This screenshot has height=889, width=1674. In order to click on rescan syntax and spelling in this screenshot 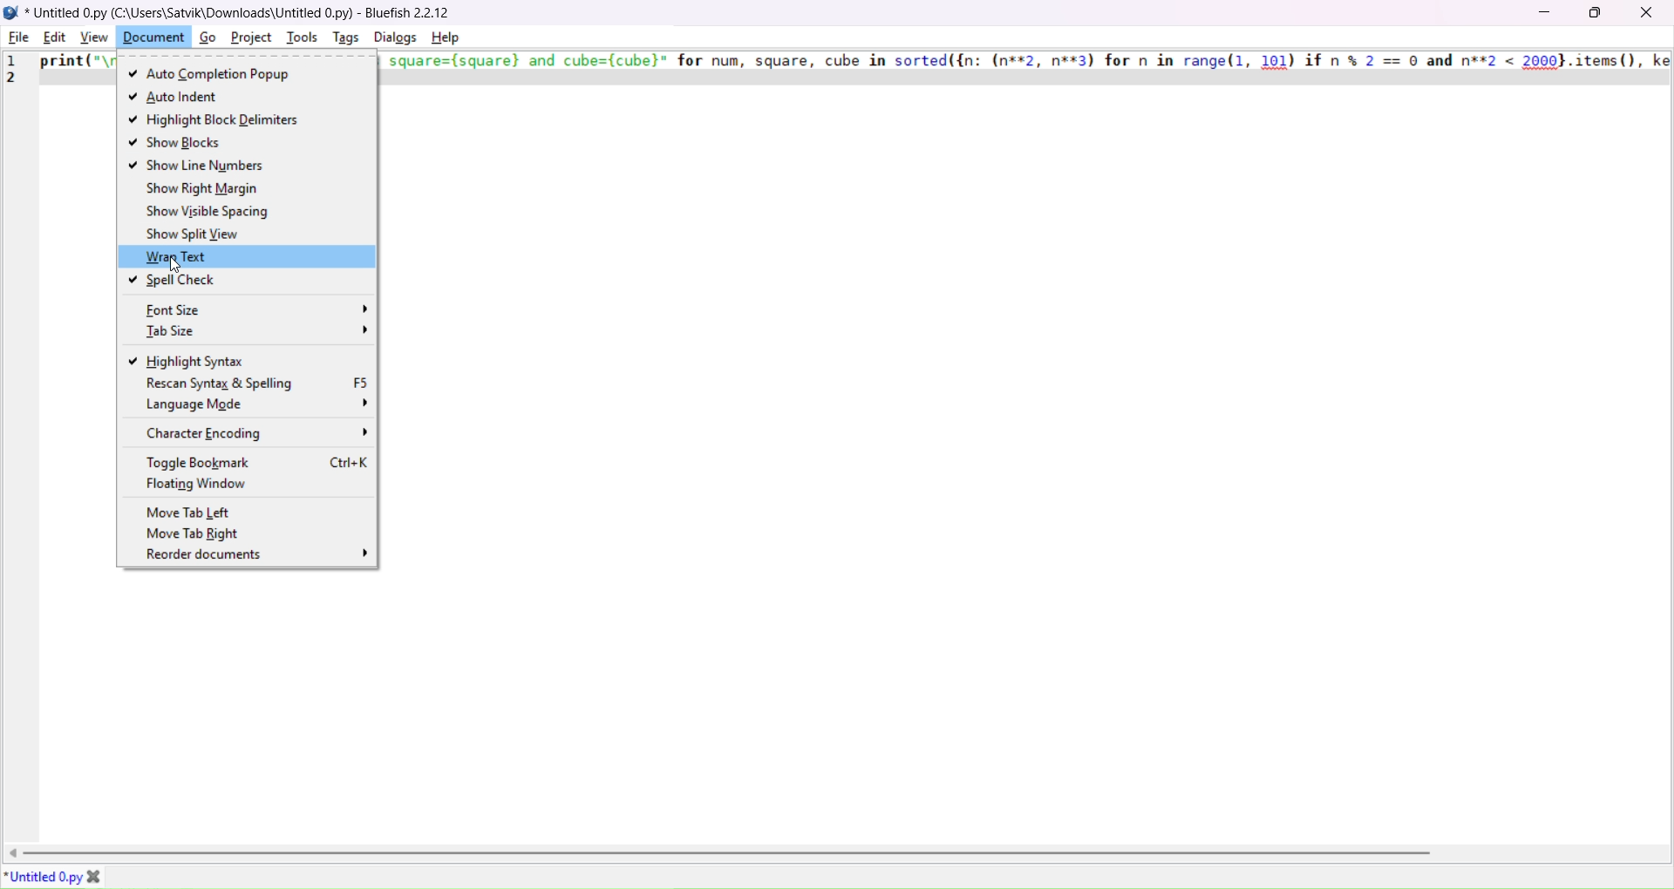, I will do `click(258, 383)`.